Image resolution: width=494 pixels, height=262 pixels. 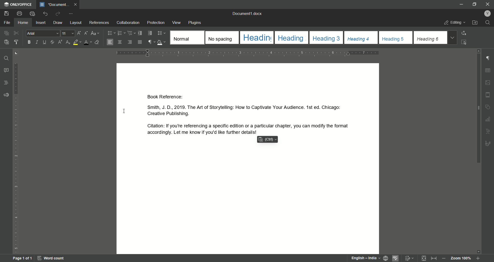 What do you see at coordinates (6, 33) in the screenshot?
I see `paste special` at bounding box center [6, 33].